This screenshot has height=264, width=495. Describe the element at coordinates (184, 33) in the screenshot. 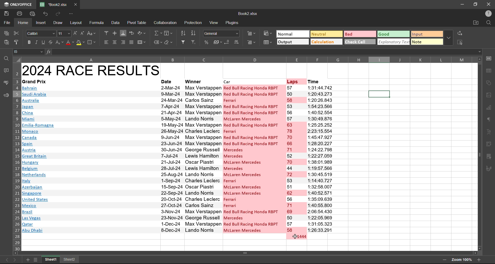

I see `sort ascending` at that location.